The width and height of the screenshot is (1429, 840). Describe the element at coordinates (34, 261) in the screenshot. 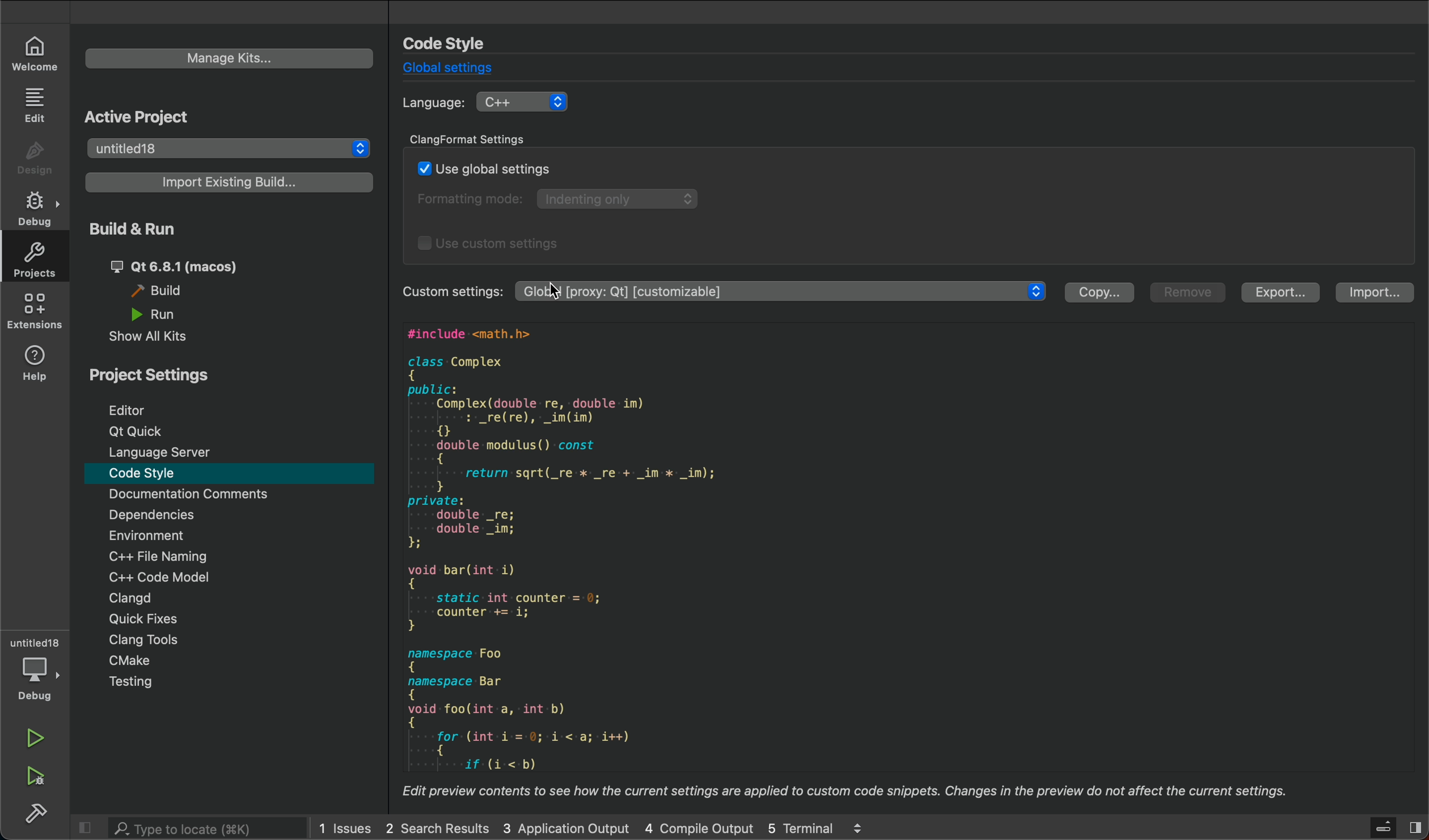

I see `projects` at that location.